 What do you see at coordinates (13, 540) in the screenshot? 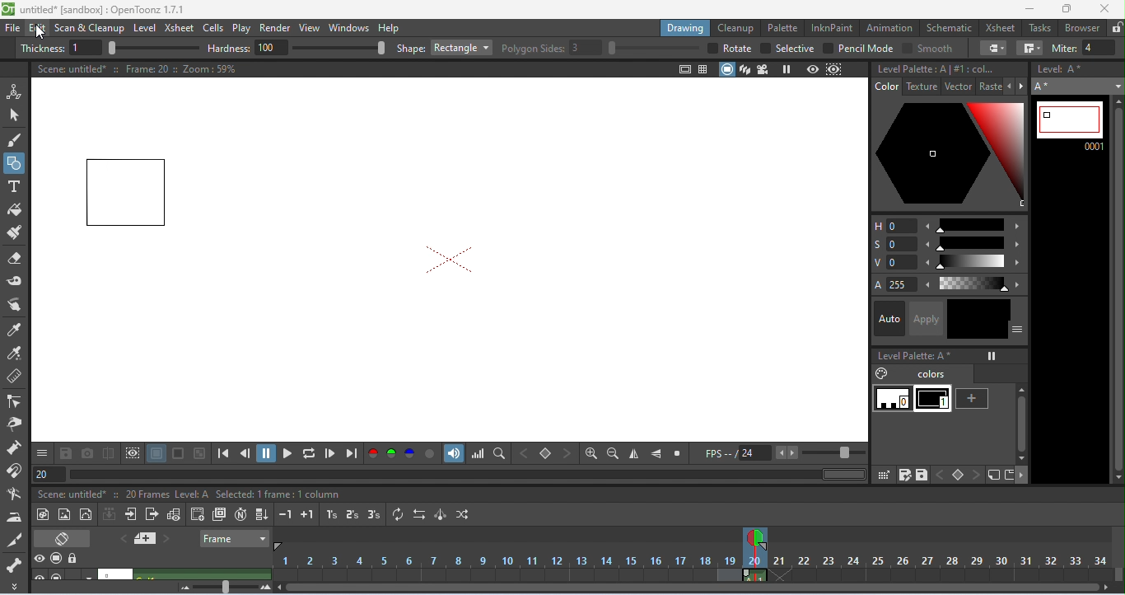
I see `cutter` at bounding box center [13, 540].